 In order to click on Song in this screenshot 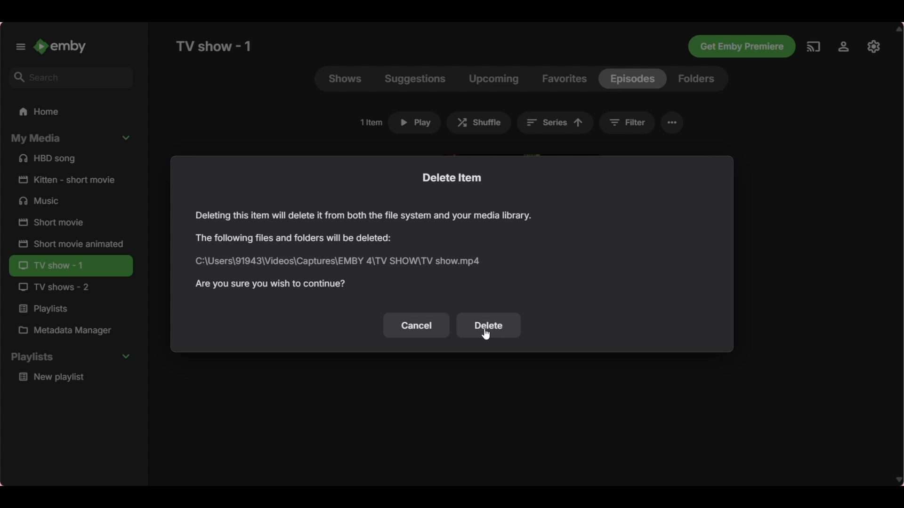, I will do `click(71, 159)`.